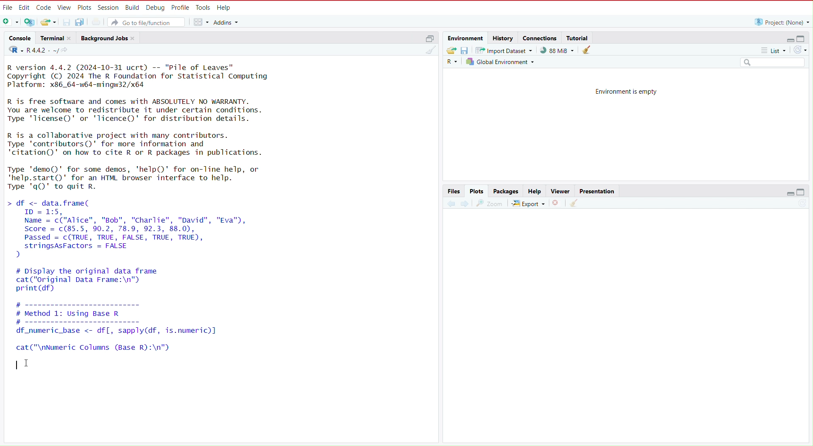 This screenshot has width=813, height=446. Describe the element at coordinates (12, 49) in the screenshot. I see `language select` at that location.